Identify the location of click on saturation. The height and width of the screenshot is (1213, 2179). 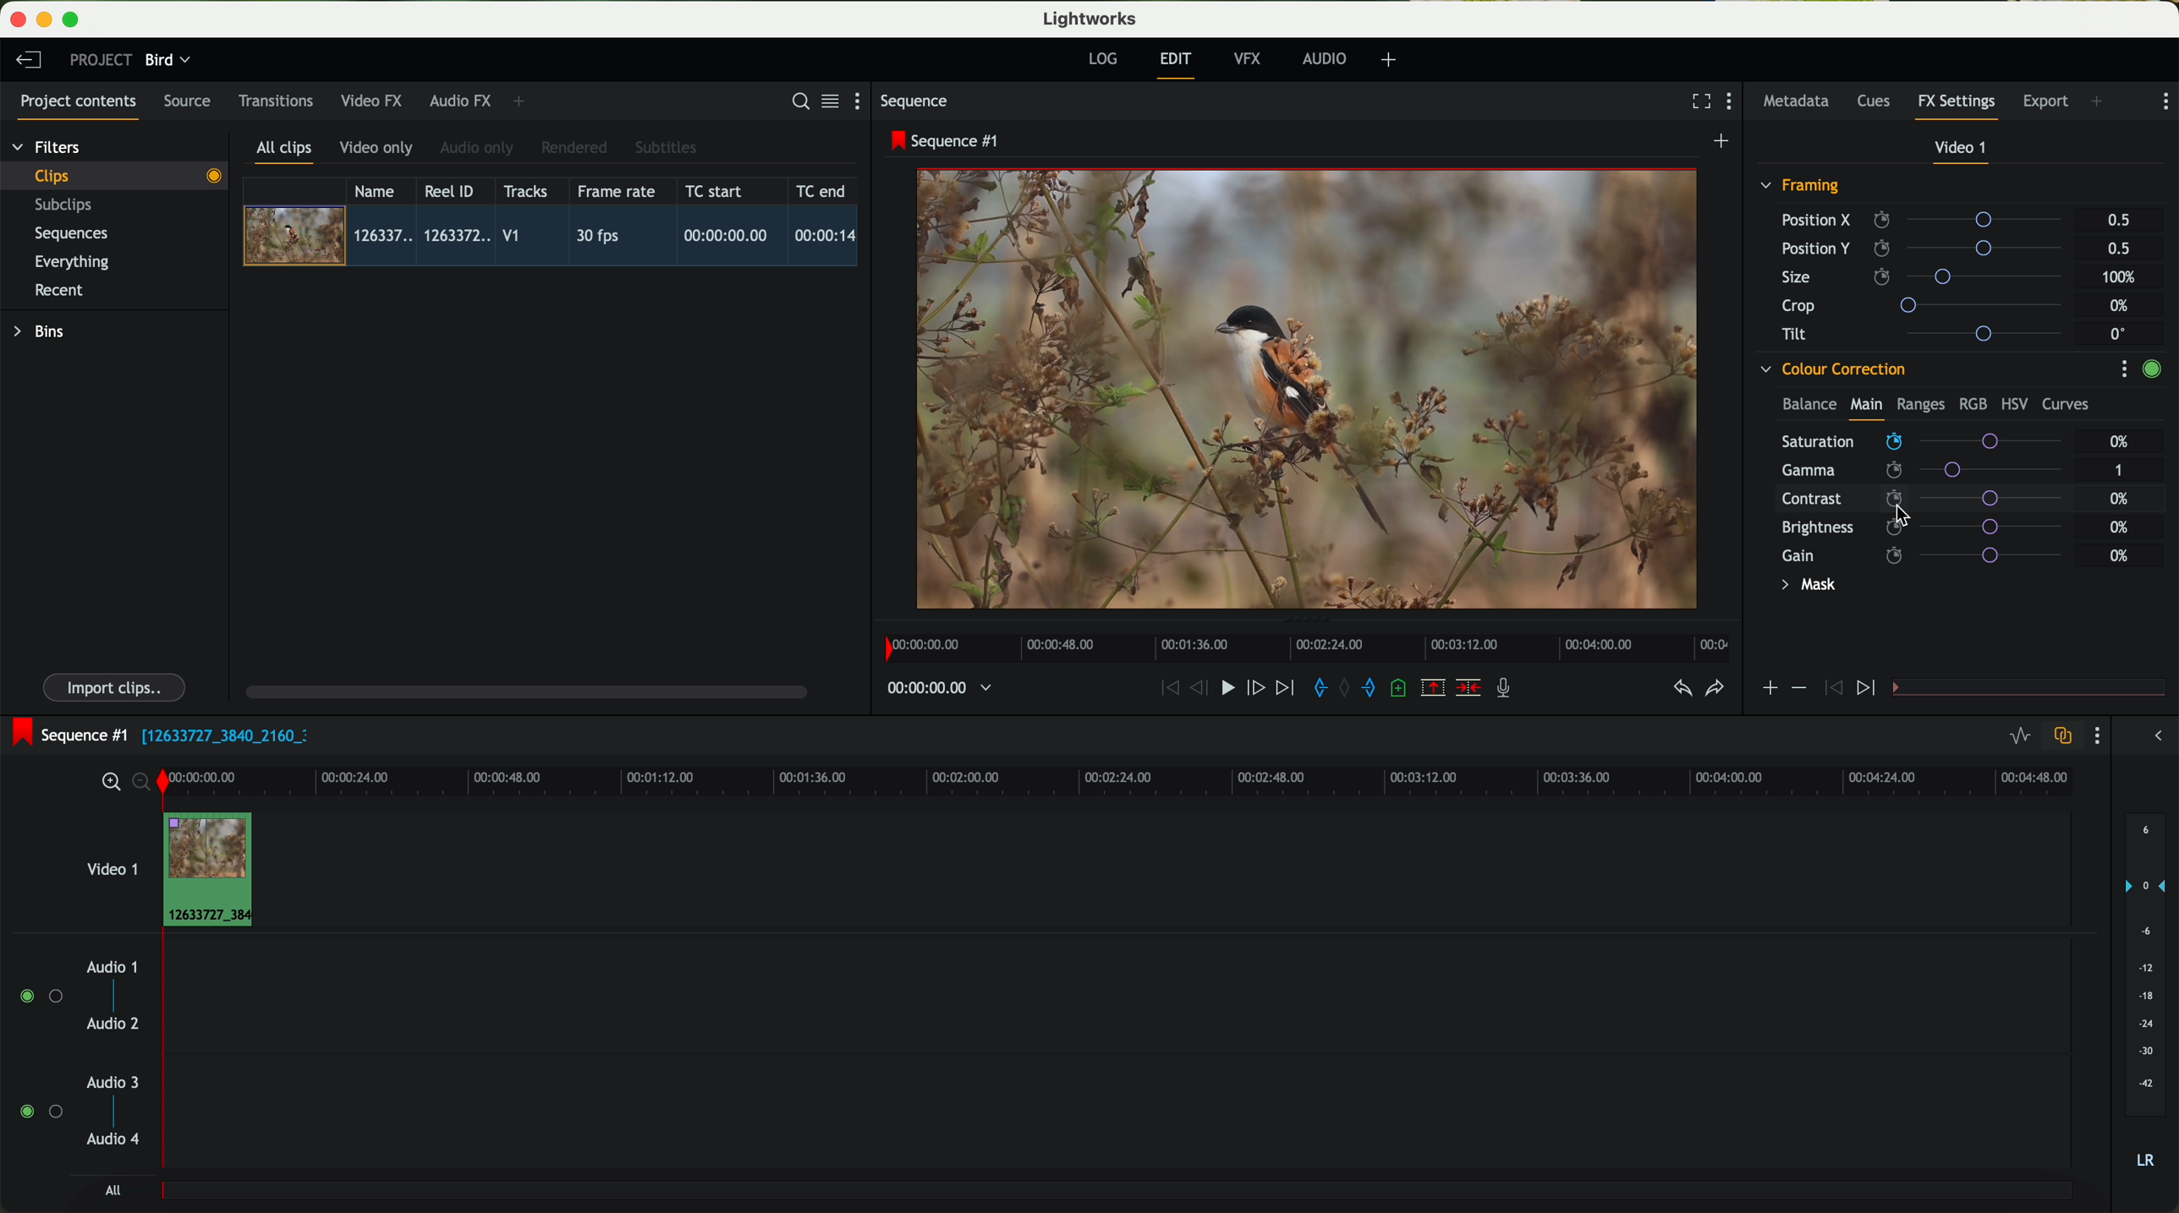
(1907, 436).